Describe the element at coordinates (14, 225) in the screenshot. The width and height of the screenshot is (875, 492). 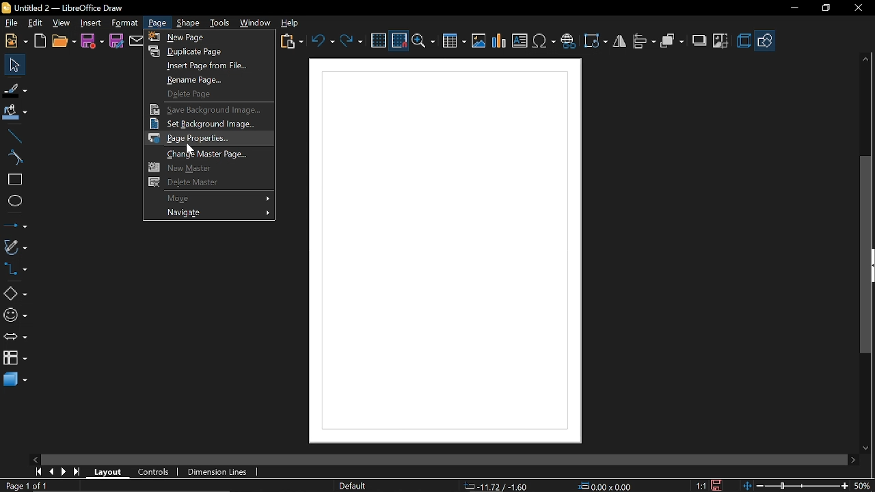
I see `Lines and arrows` at that location.